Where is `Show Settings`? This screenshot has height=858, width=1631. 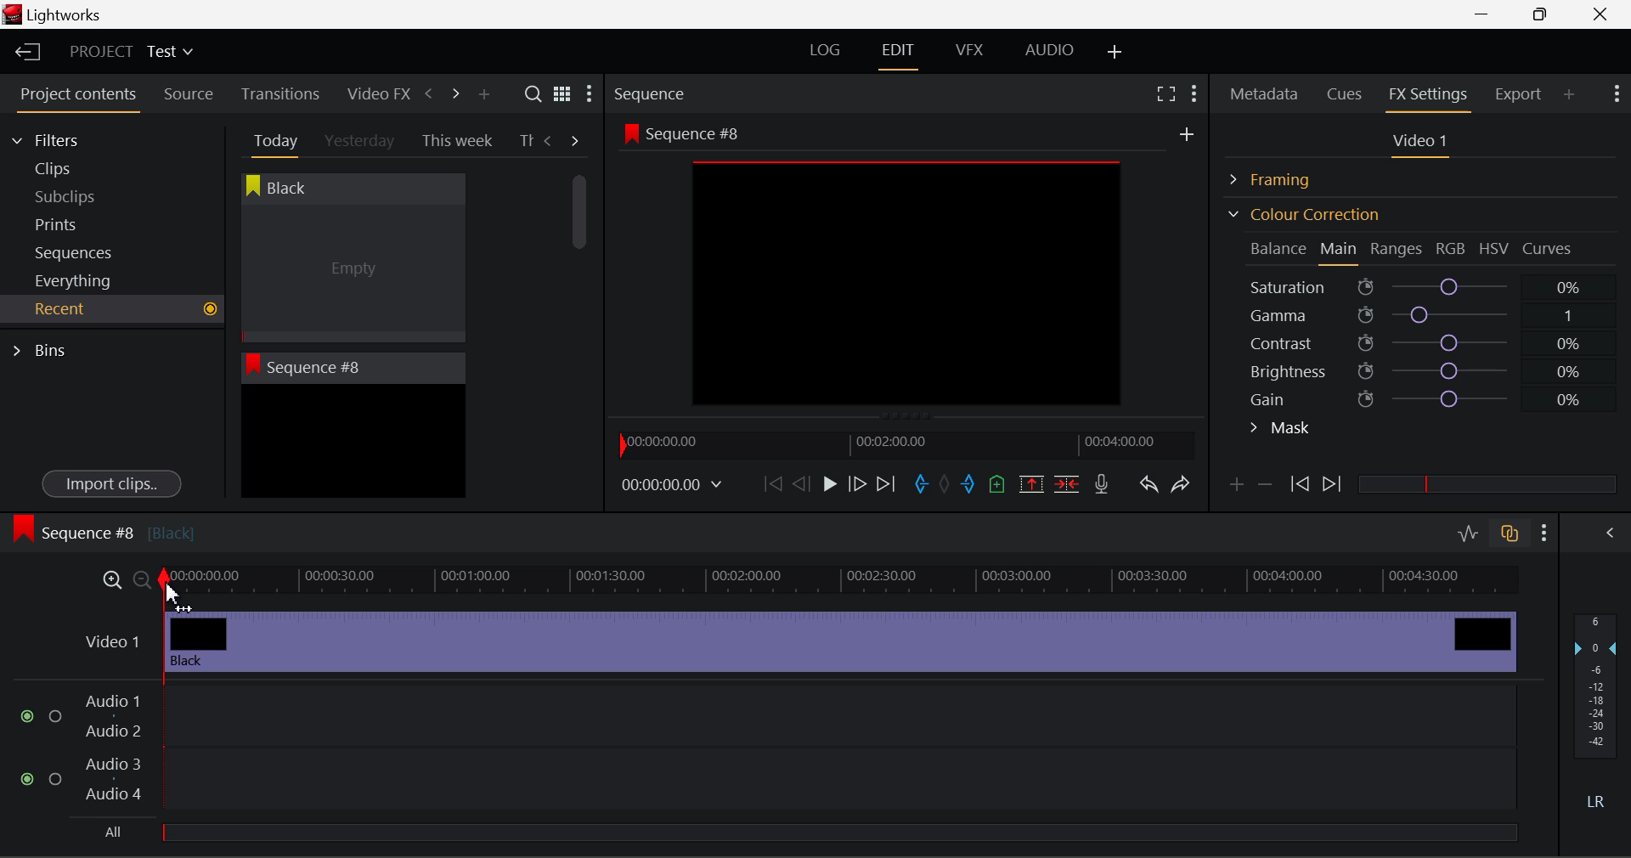 Show Settings is located at coordinates (1615, 92).